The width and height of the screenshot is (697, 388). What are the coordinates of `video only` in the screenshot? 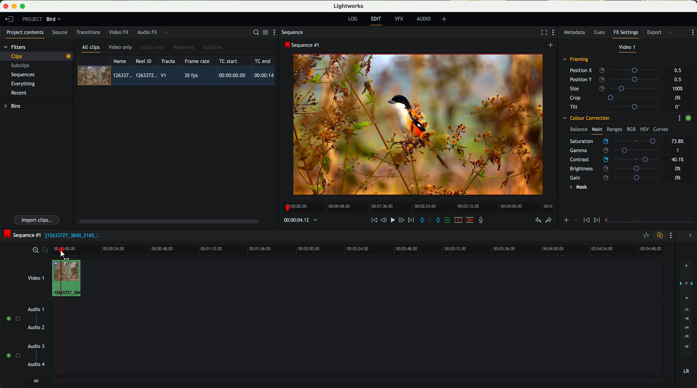 It's located at (120, 48).